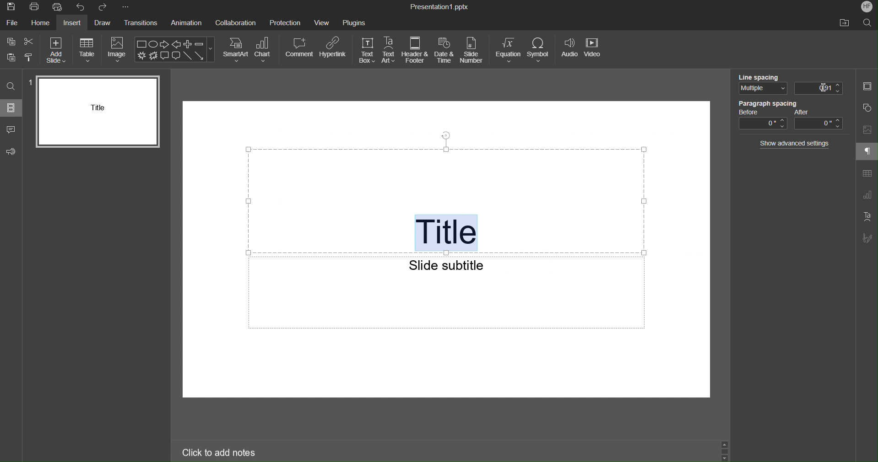  Describe the element at coordinates (762, 120) in the screenshot. I see `Before` at that location.